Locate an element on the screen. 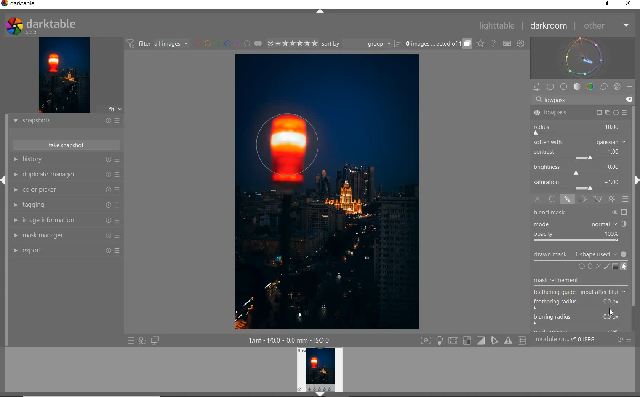 This screenshot has height=397, width=640. SHOW & EDIT MASK ELEMENTS is located at coordinates (624, 267).